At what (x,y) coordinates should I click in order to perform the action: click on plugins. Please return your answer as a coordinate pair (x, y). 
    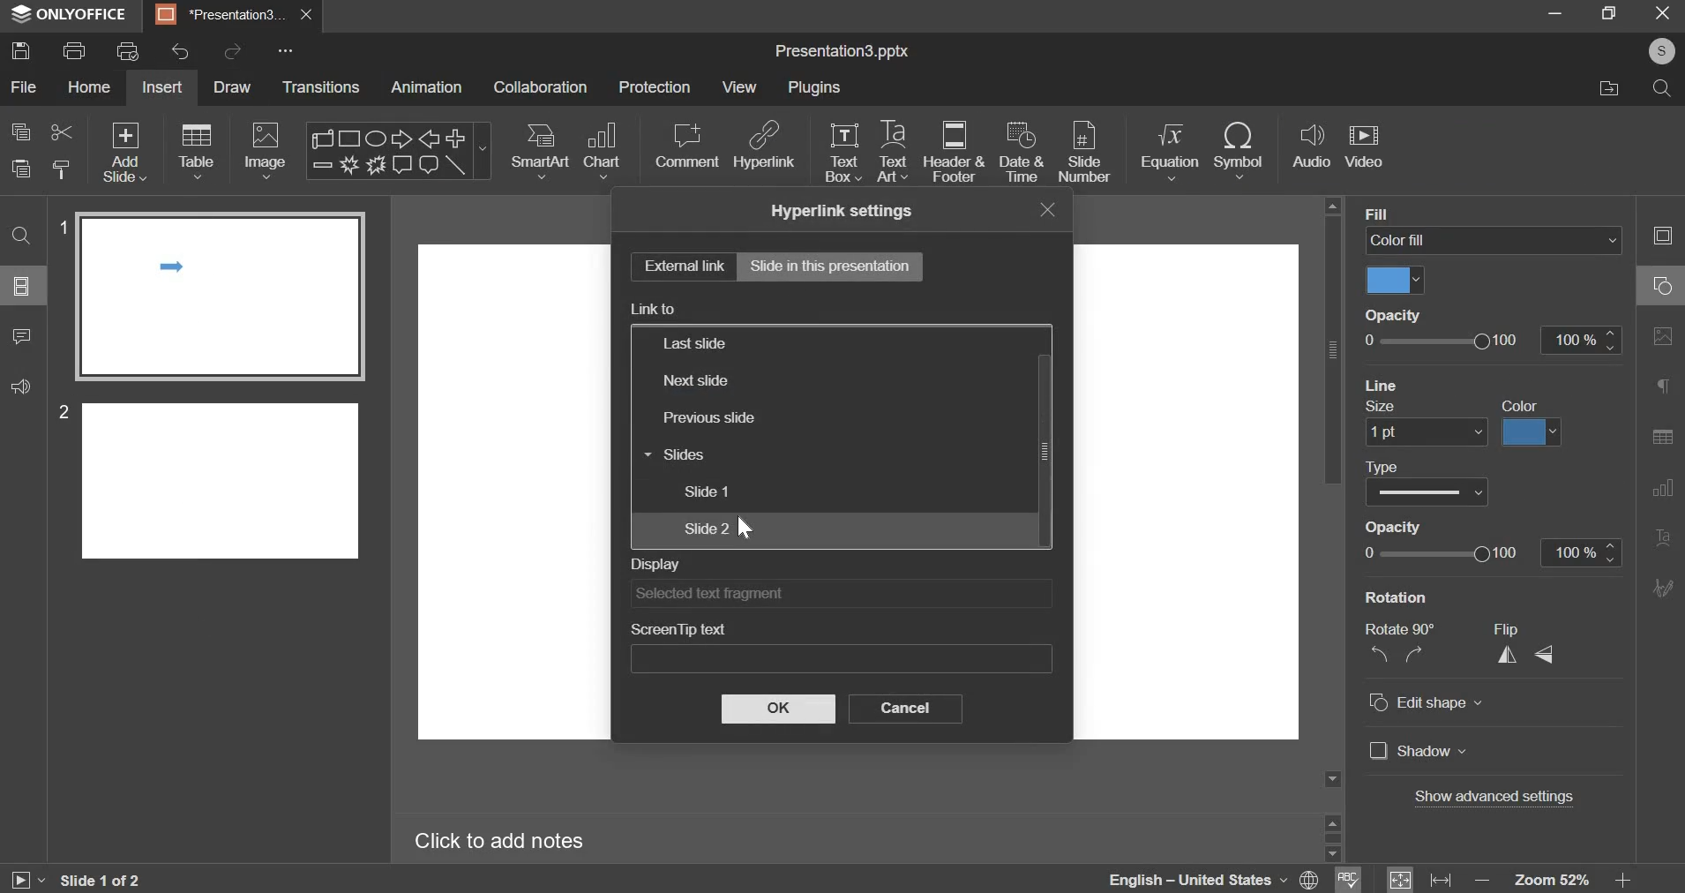
    Looking at the image, I should click on (814, 86).